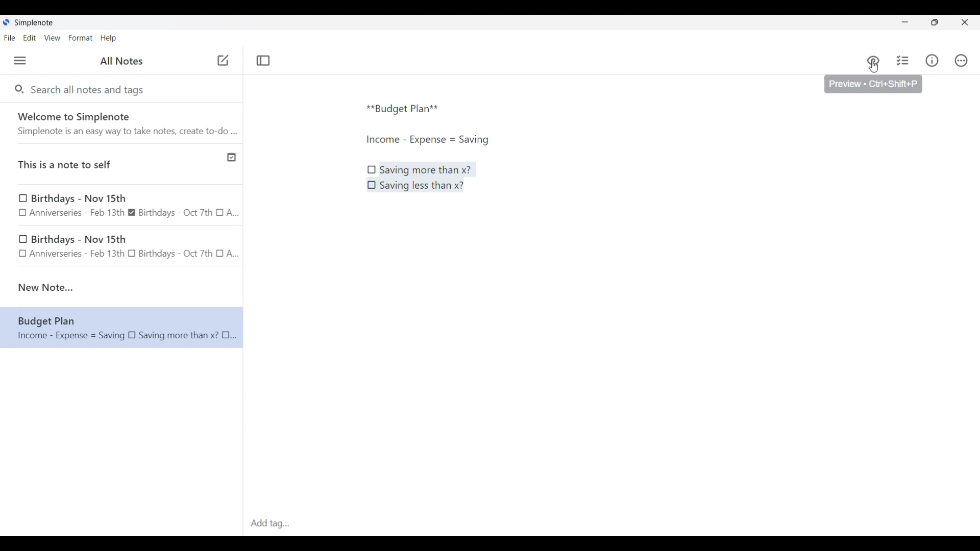 This screenshot has width=980, height=551. Describe the element at coordinates (20, 60) in the screenshot. I see `Menu` at that location.